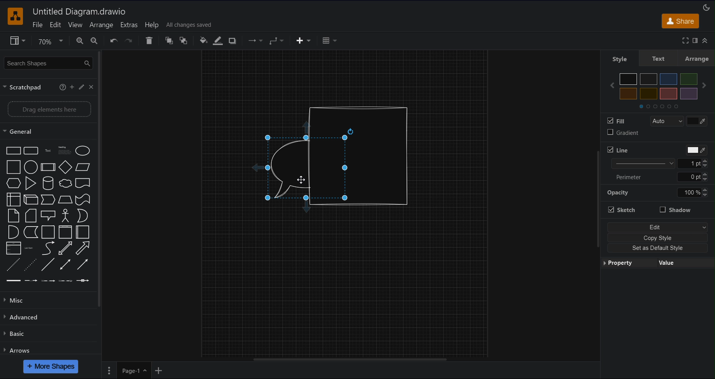 The height and width of the screenshot is (379, 715). What do you see at coordinates (14, 248) in the screenshot?
I see `Link` at bounding box center [14, 248].